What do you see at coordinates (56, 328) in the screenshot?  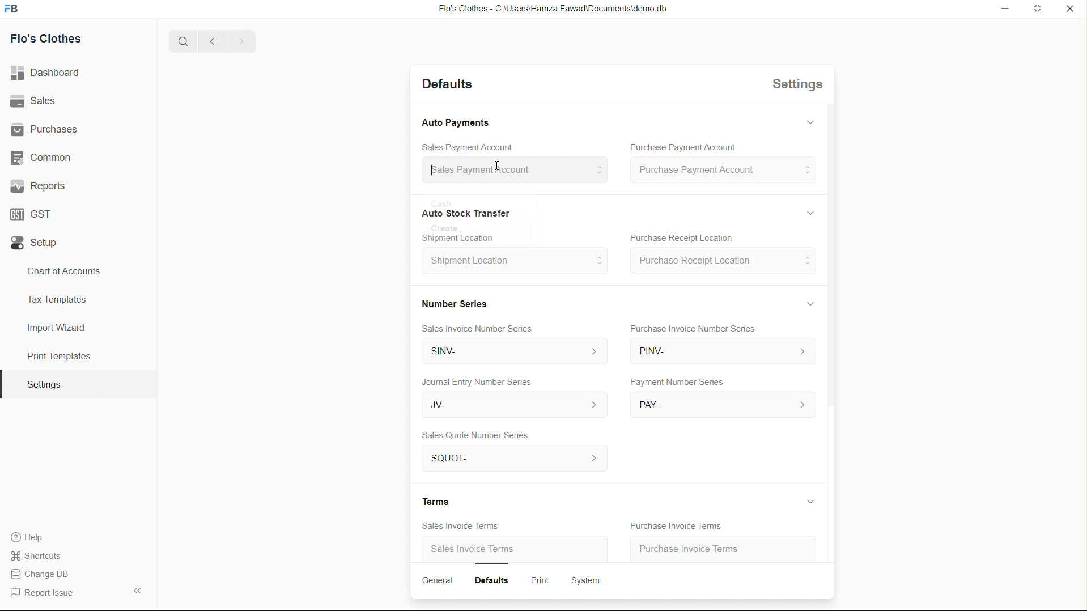 I see `Import Wizard` at bounding box center [56, 328].